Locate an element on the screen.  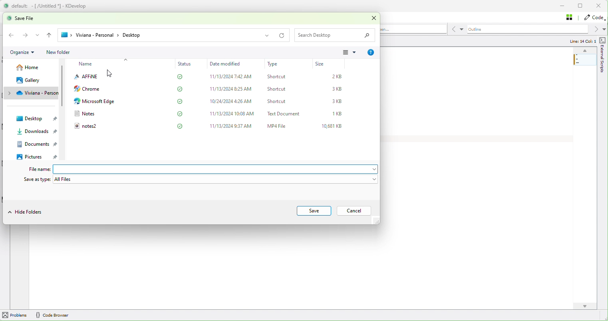
MP4 File is located at coordinates (277, 125).